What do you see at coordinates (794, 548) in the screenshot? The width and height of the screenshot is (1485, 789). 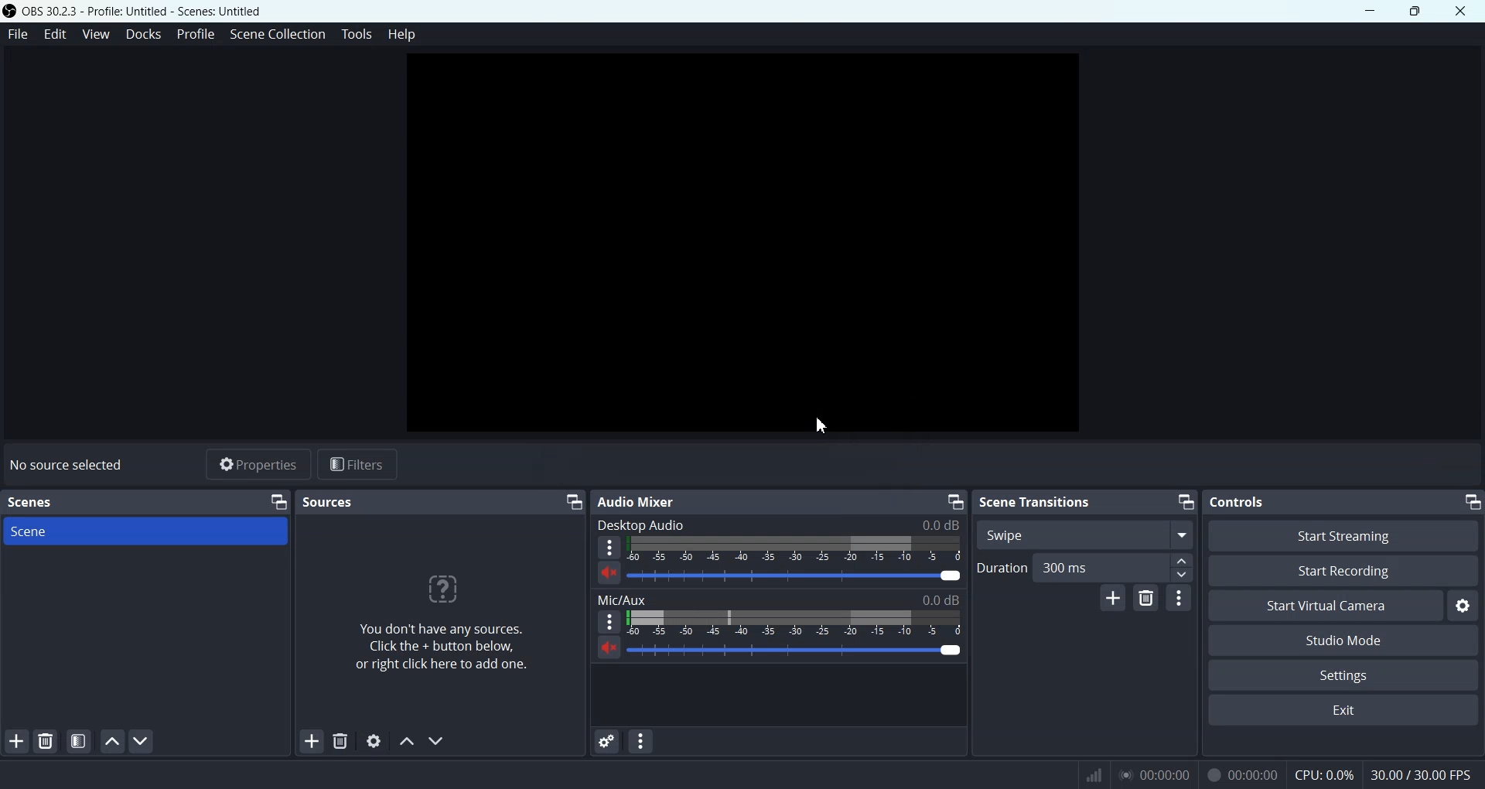 I see `Volume Indicator` at bounding box center [794, 548].